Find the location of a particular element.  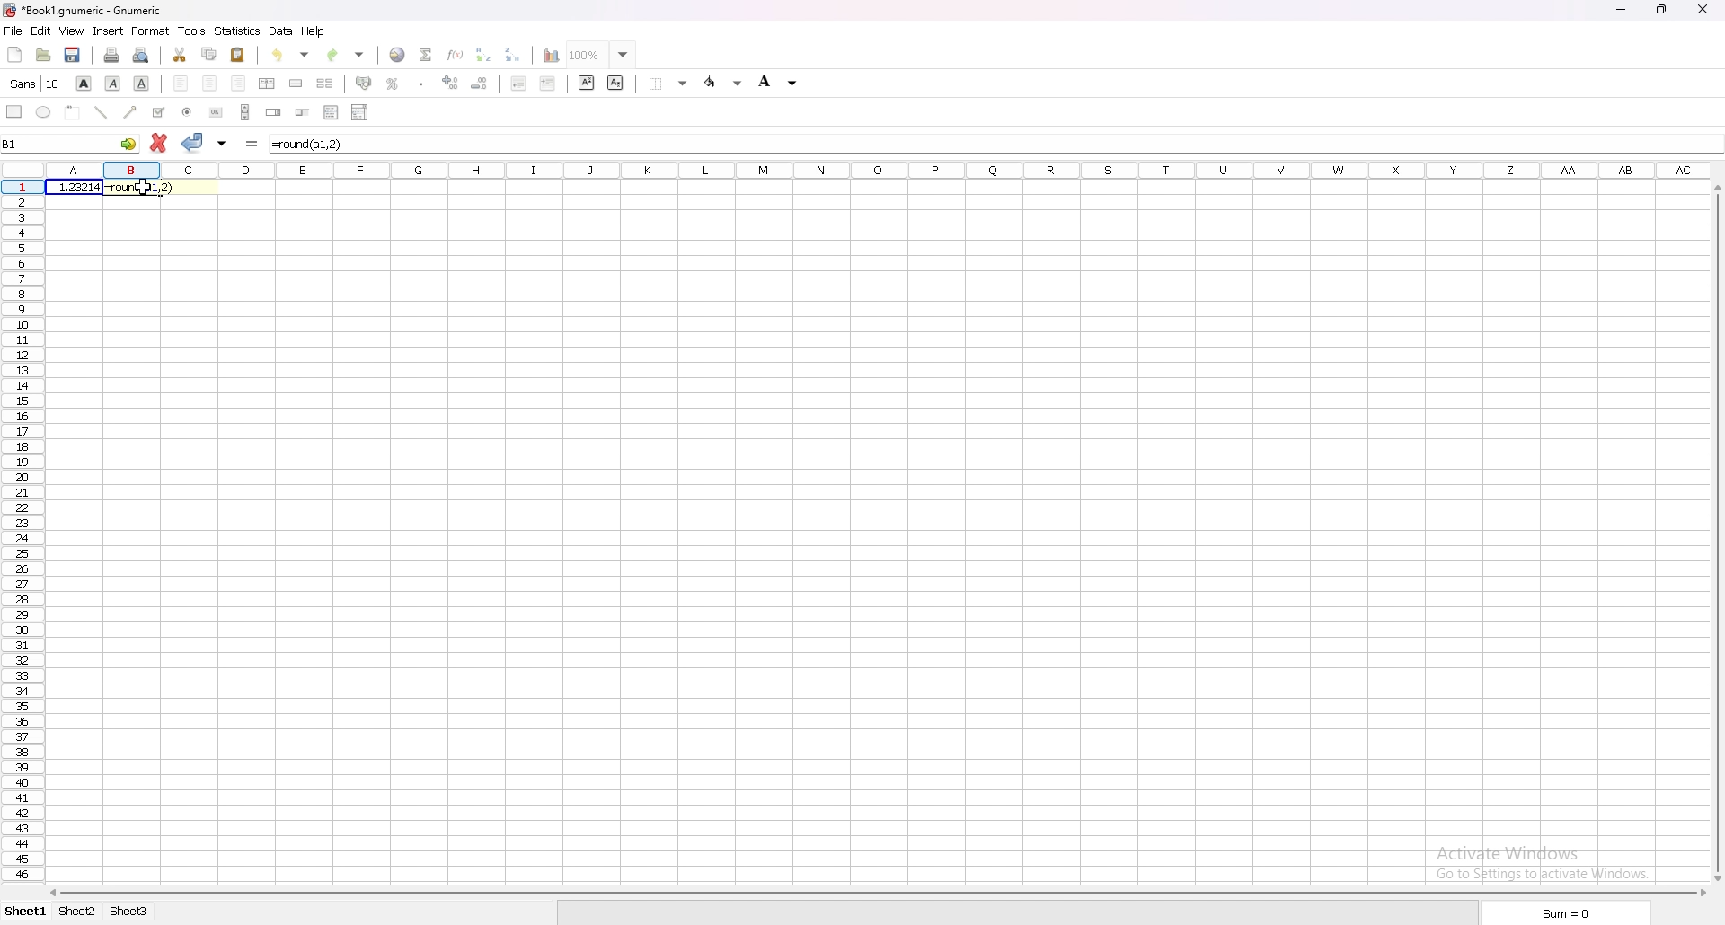

list is located at coordinates (331, 111).